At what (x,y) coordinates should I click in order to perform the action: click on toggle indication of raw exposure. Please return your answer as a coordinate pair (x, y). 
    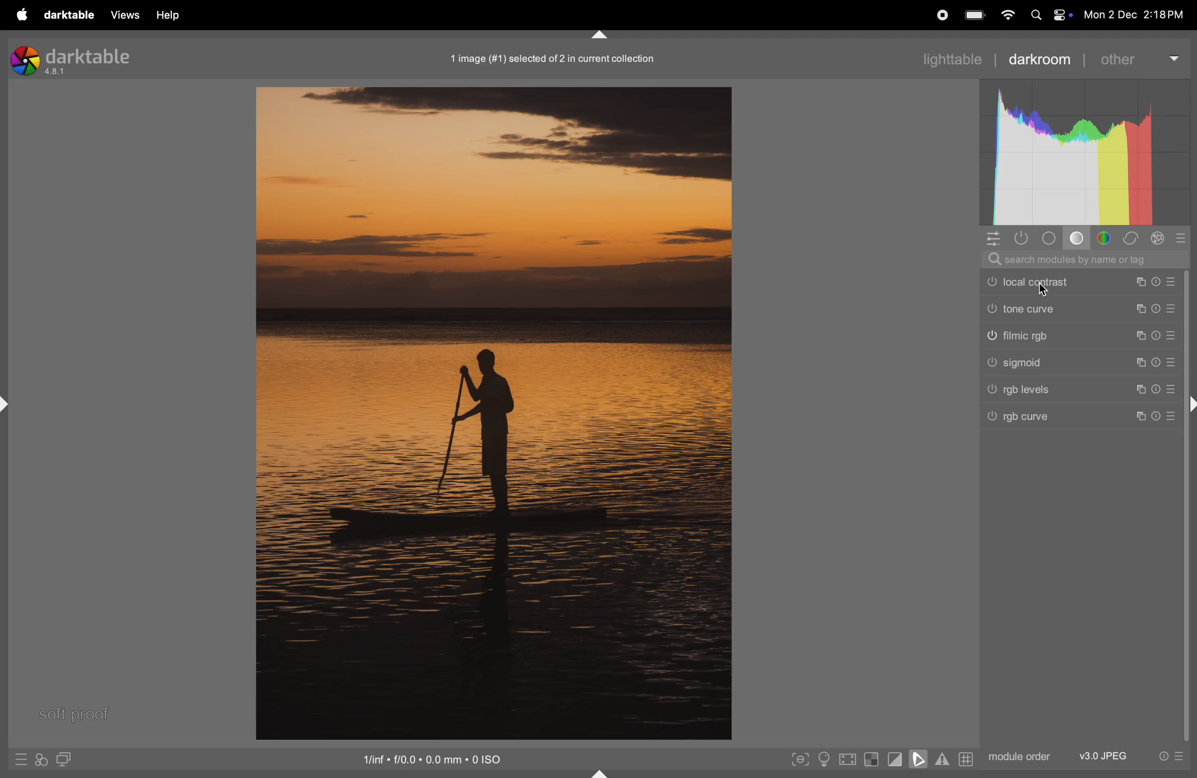
    Looking at the image, I should click on (873, 759).